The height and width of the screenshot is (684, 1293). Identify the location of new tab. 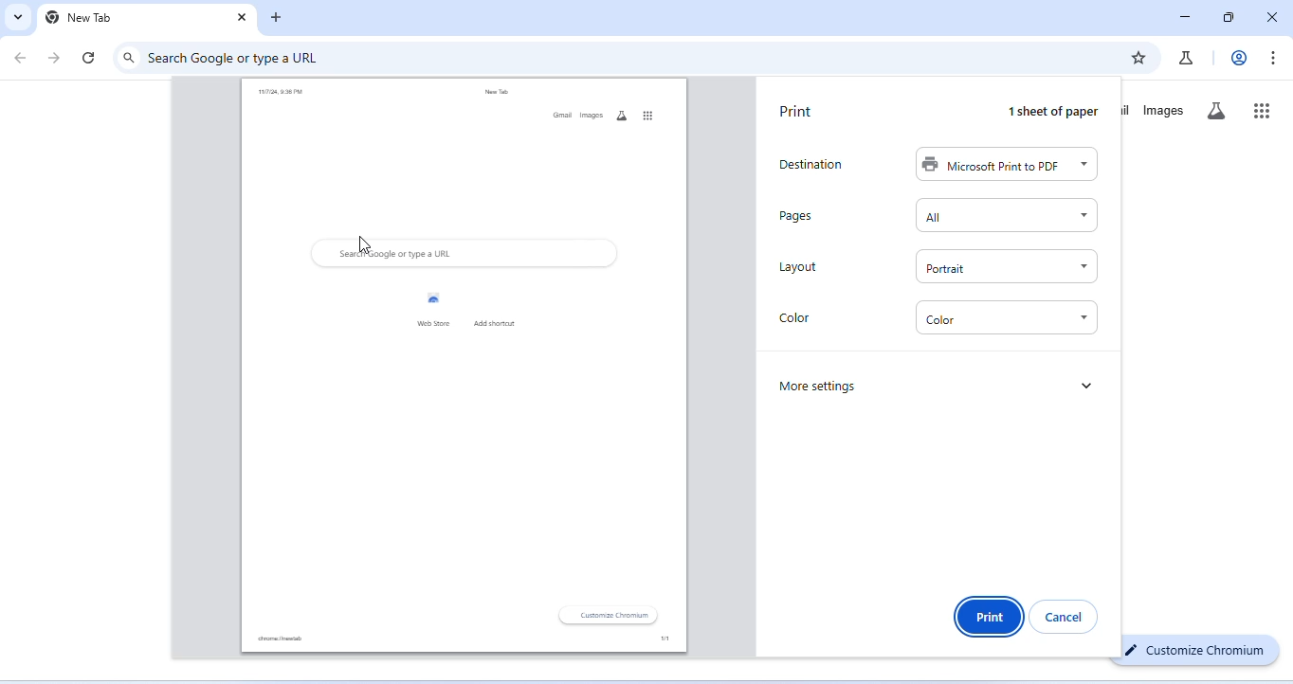
(80, 18).